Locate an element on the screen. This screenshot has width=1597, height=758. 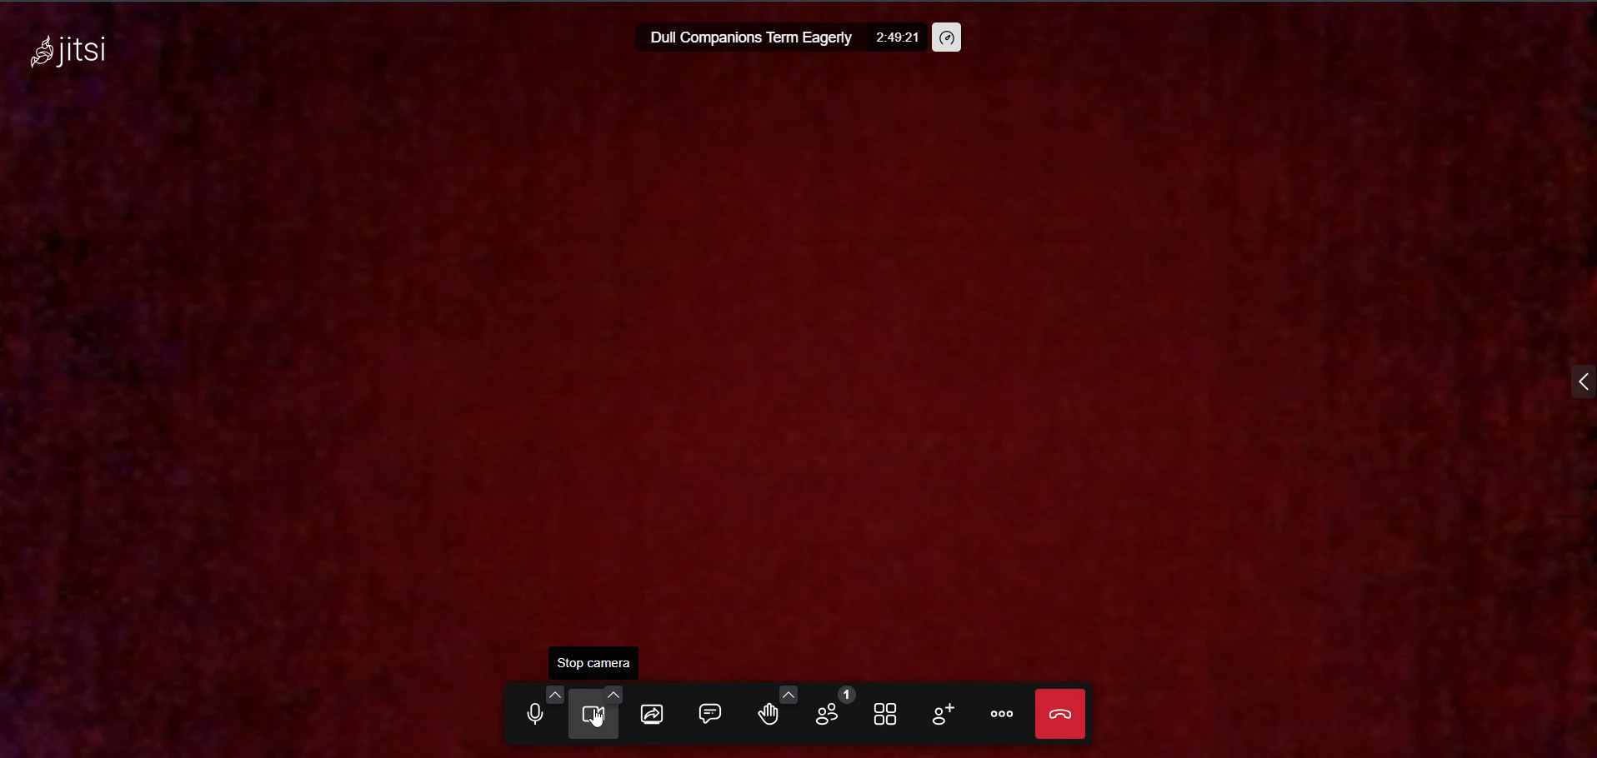
microphone on is located at coordinates (529, 716).